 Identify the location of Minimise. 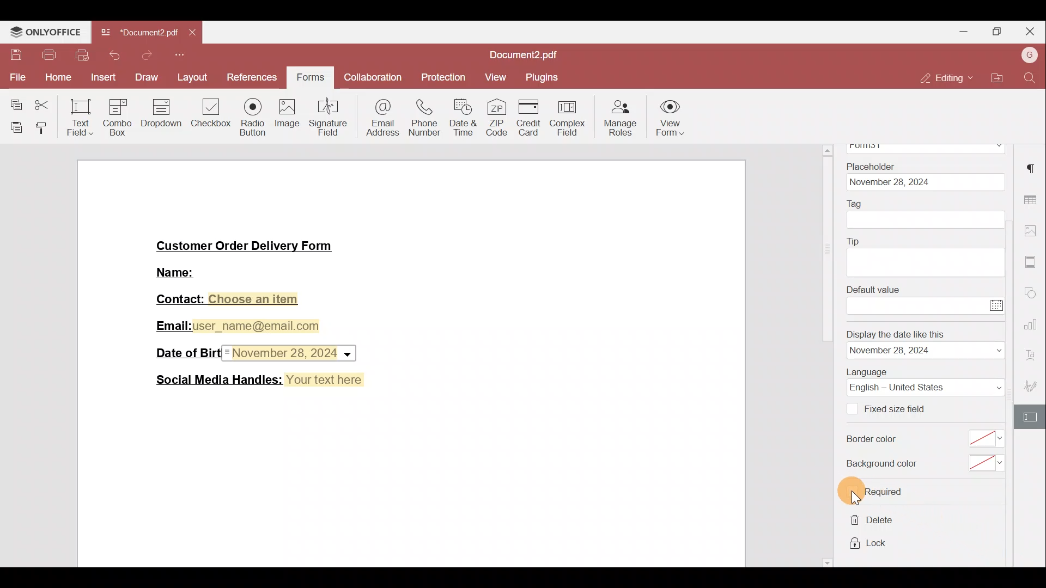
(963, 33).